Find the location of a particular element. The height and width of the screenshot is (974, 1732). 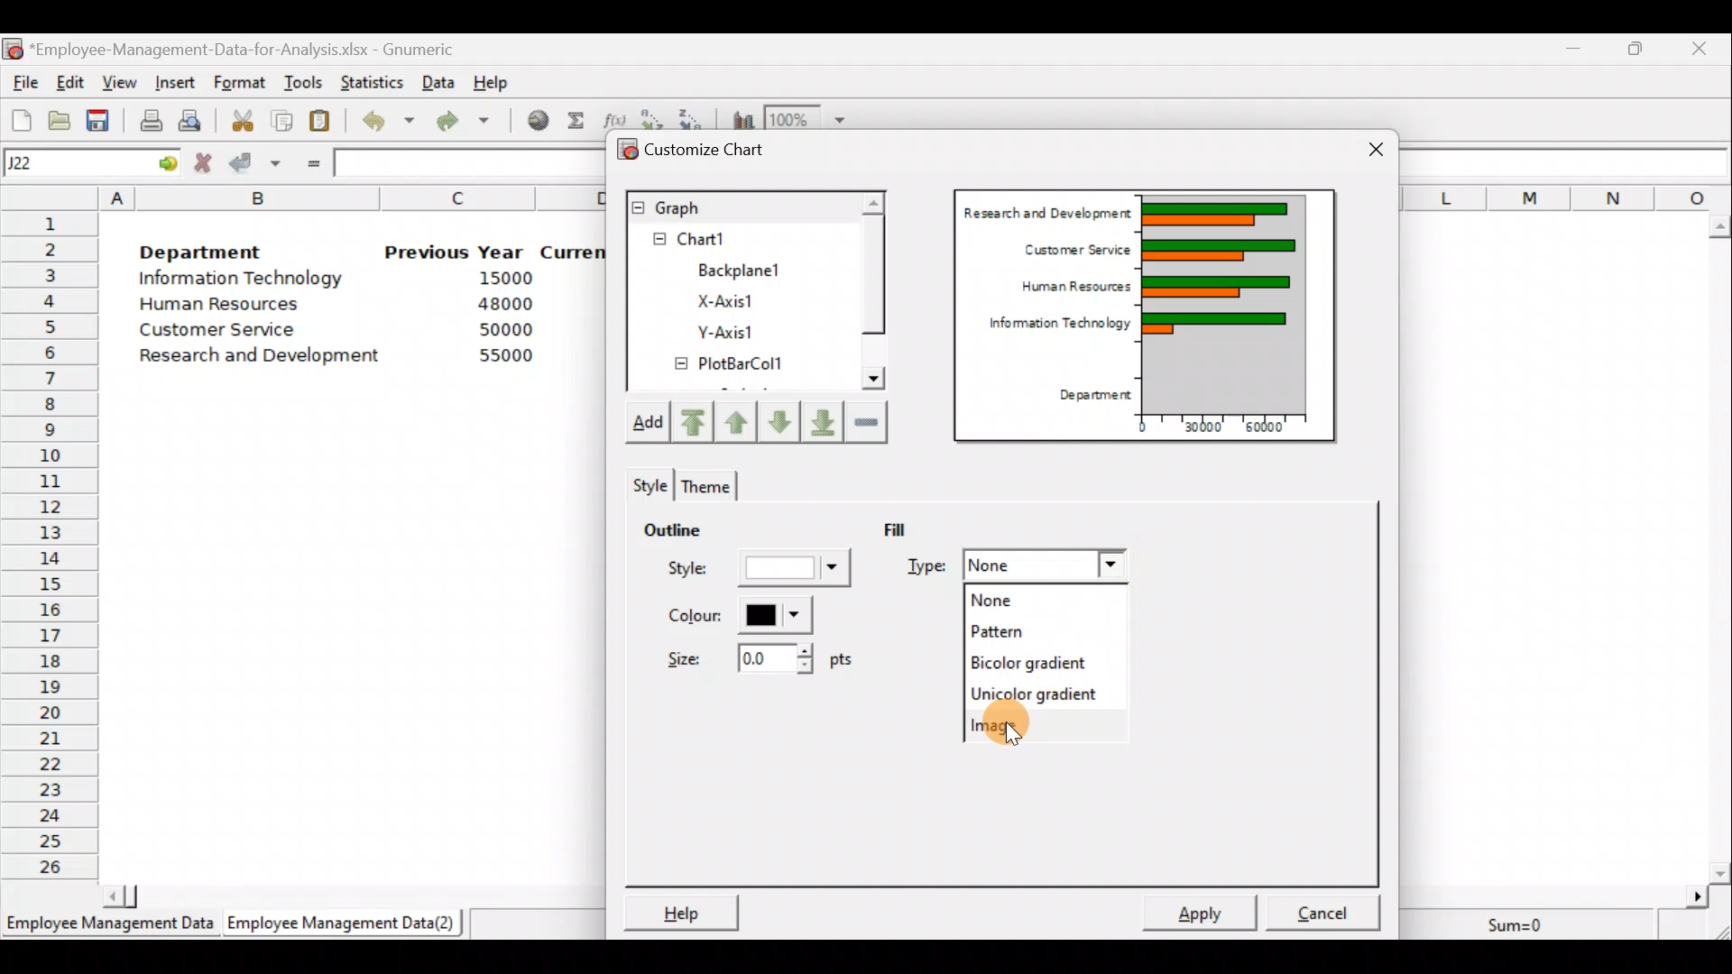

Zoom is located at coordinates (807, 117).